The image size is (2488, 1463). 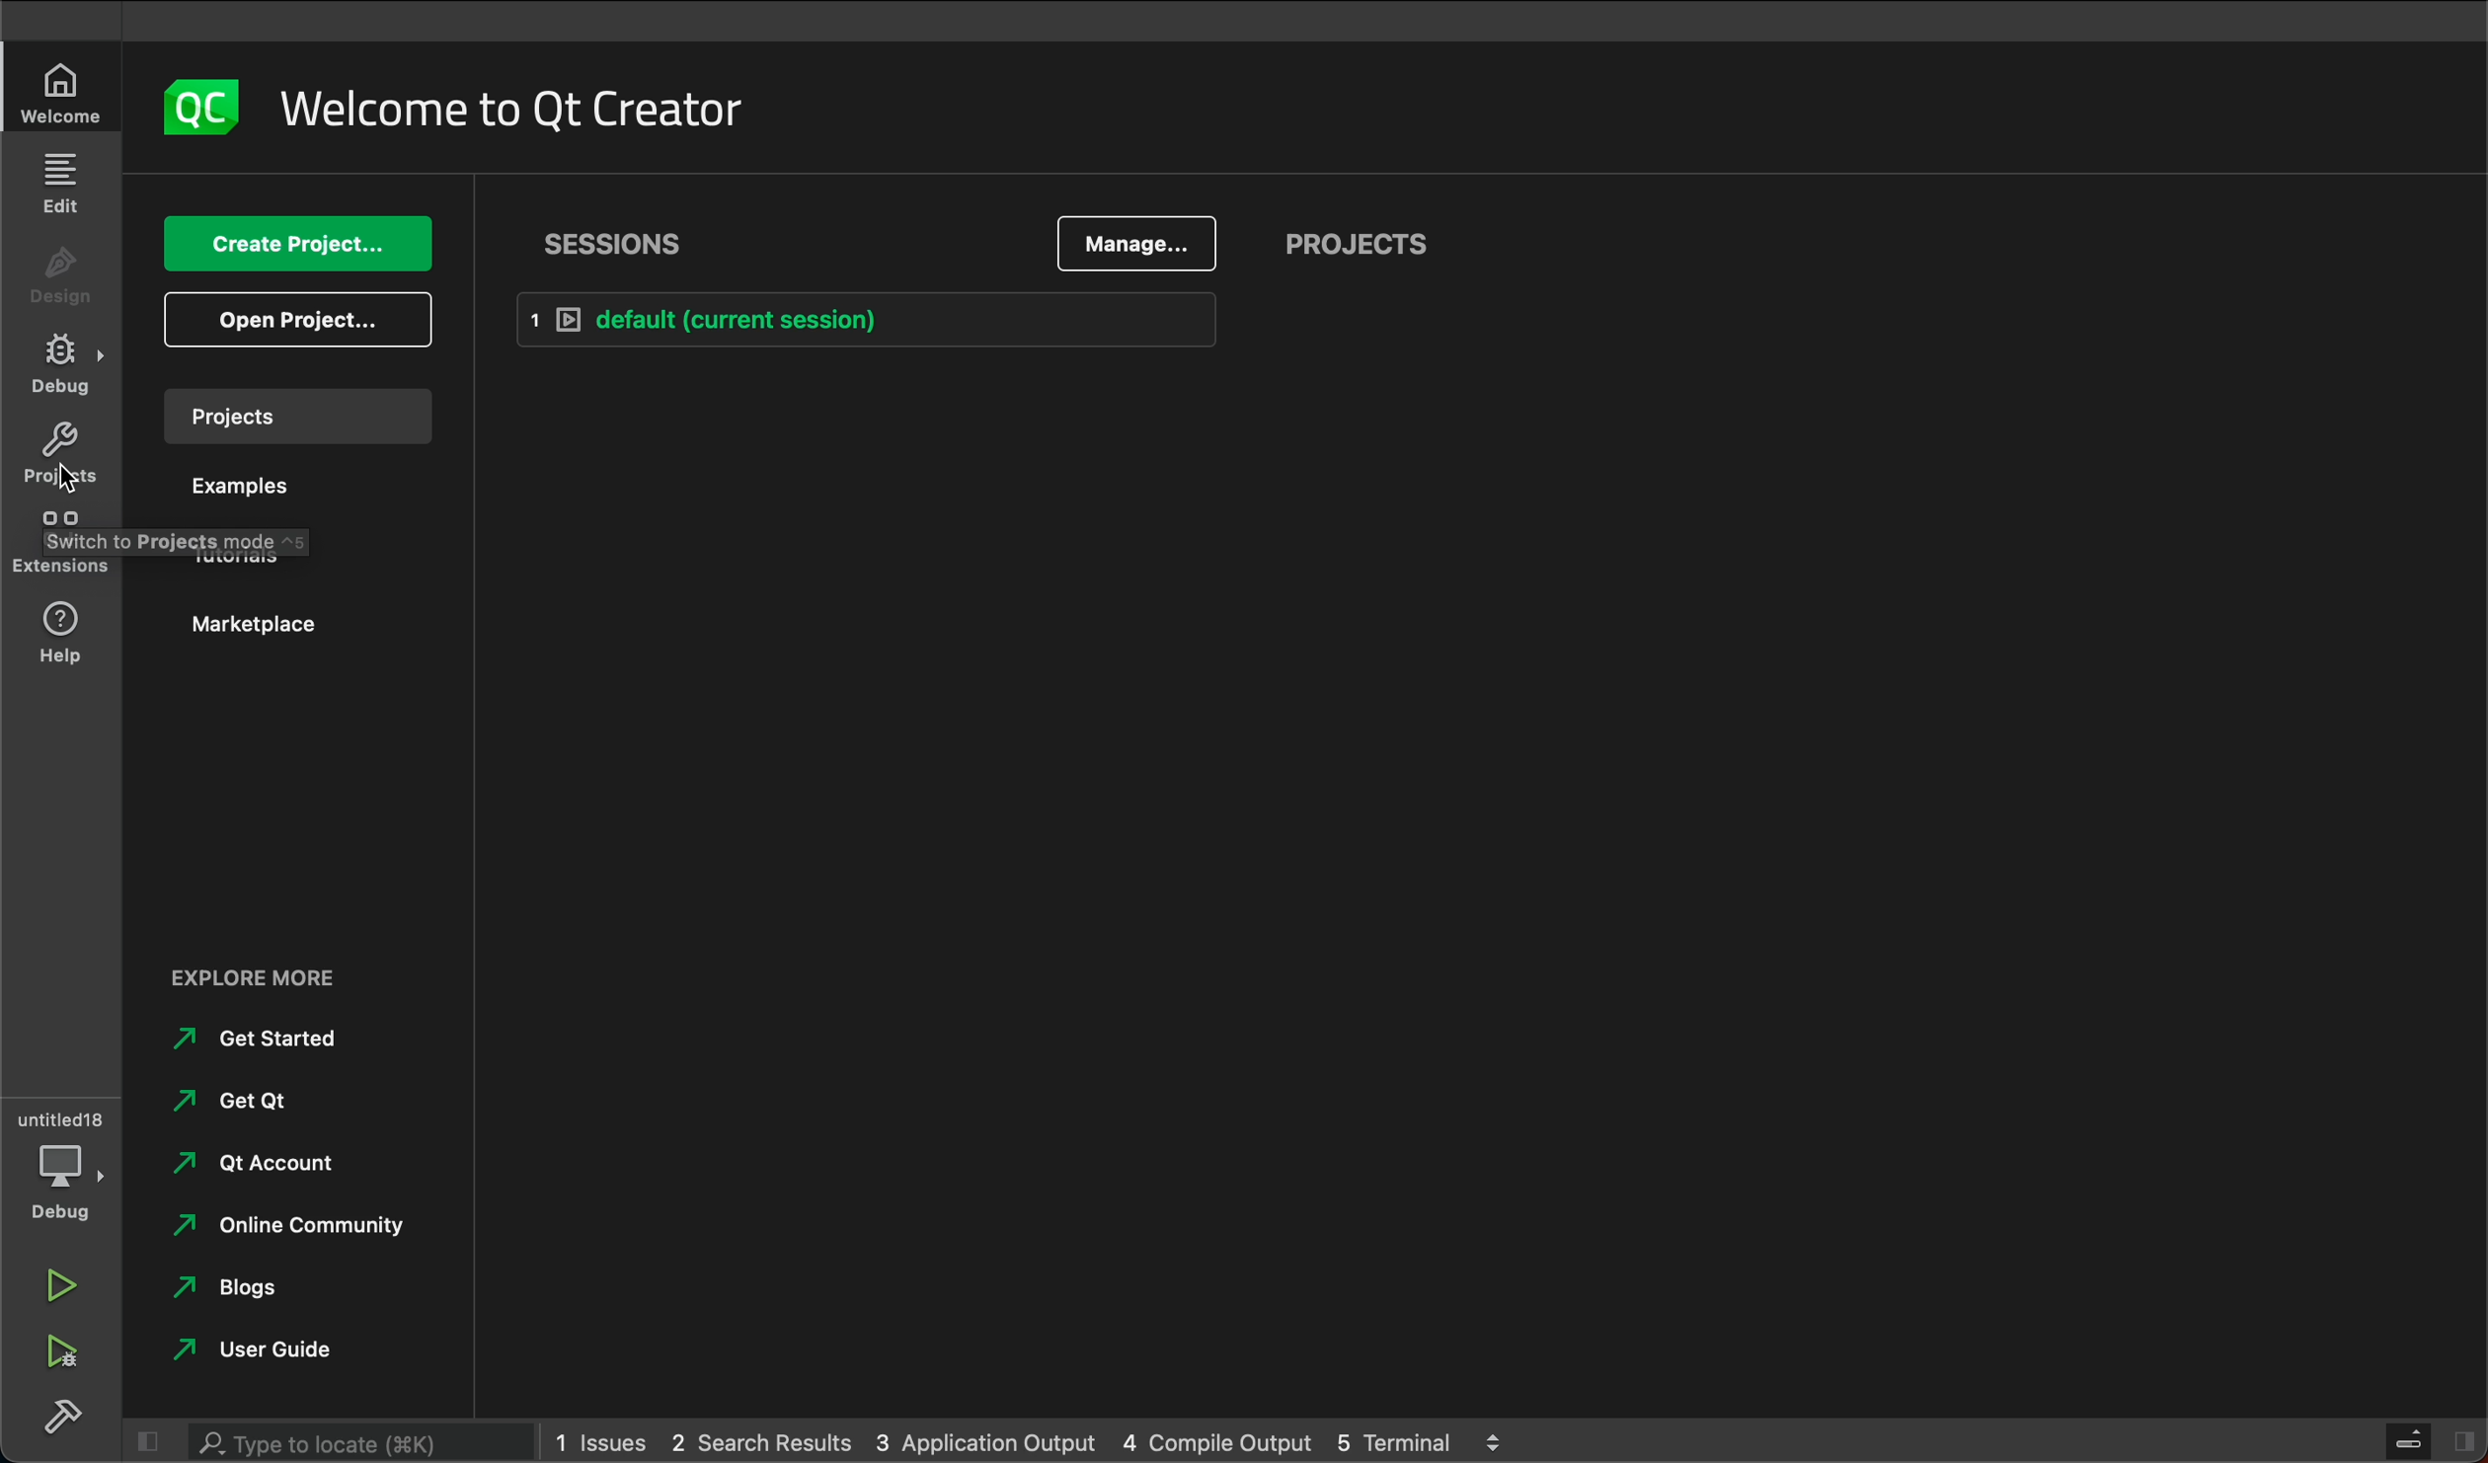 I want to click on manage, so click(x=1140, y=239).